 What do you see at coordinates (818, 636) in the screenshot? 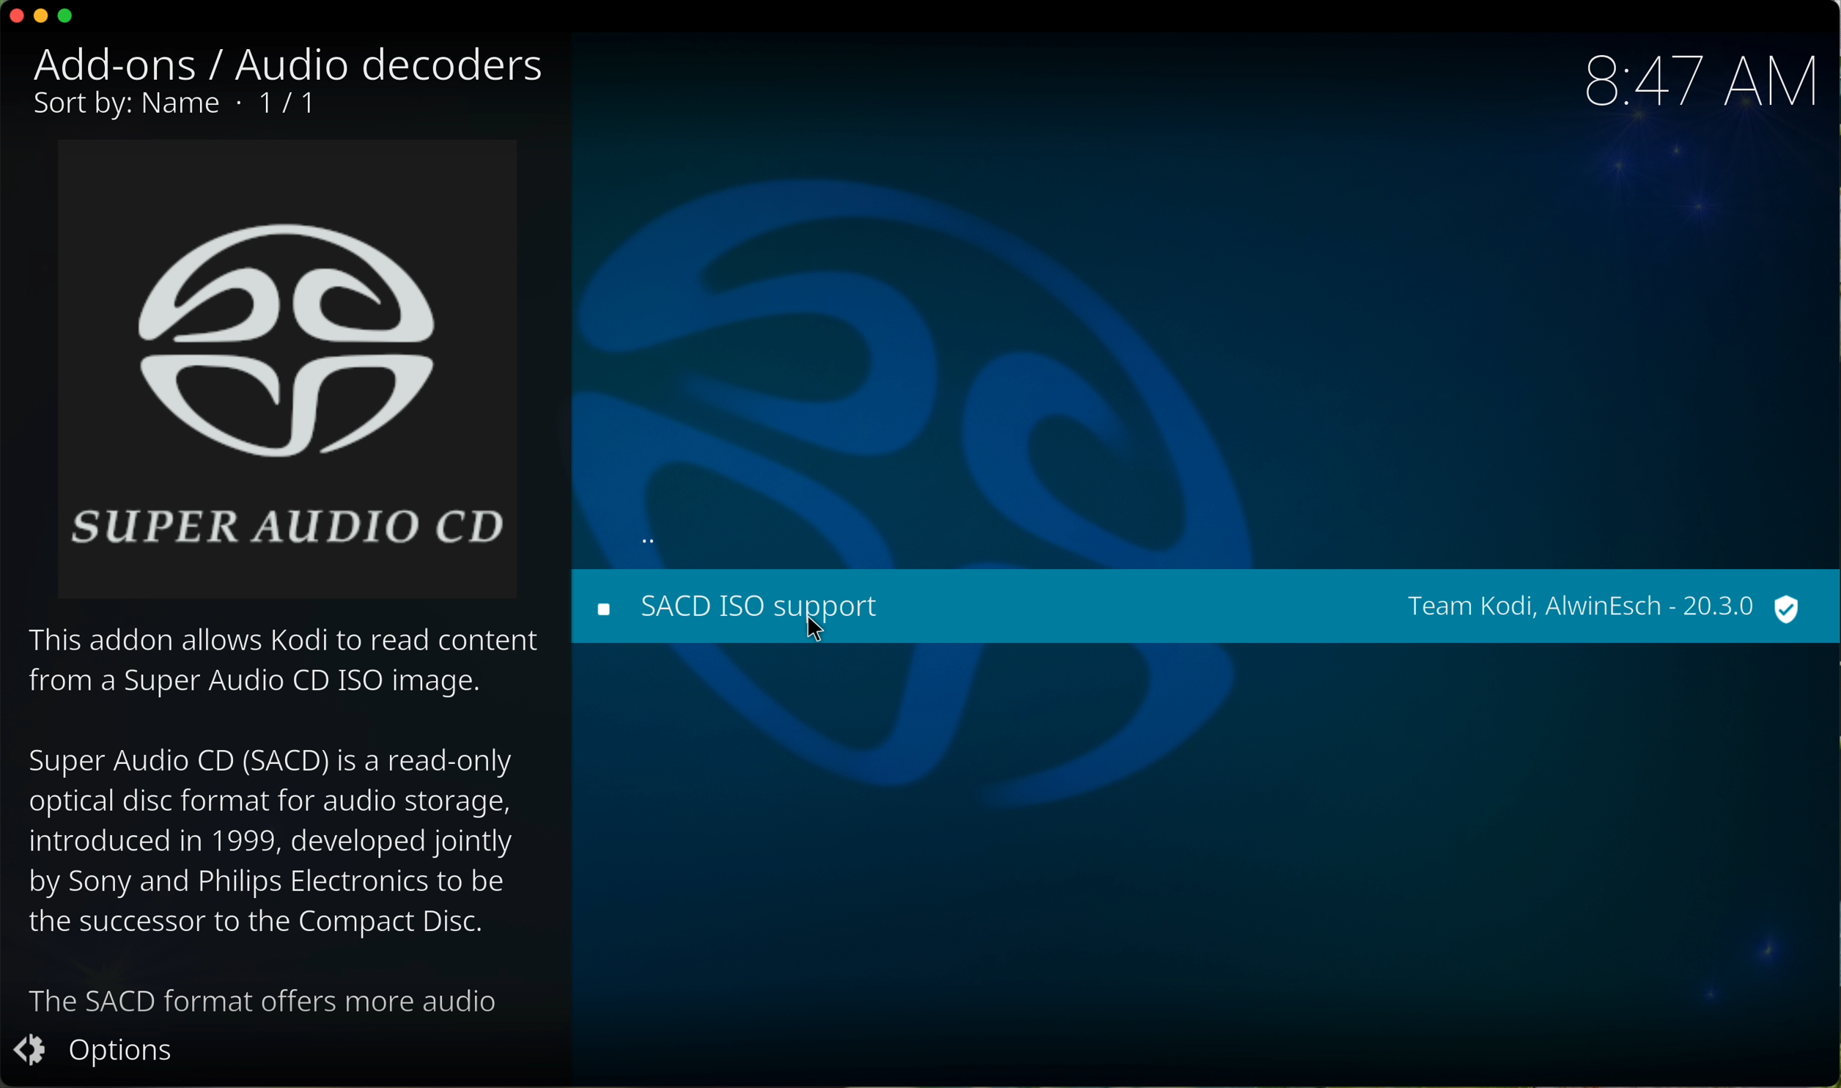
I see `cursor` at bounding box center [818, 636].